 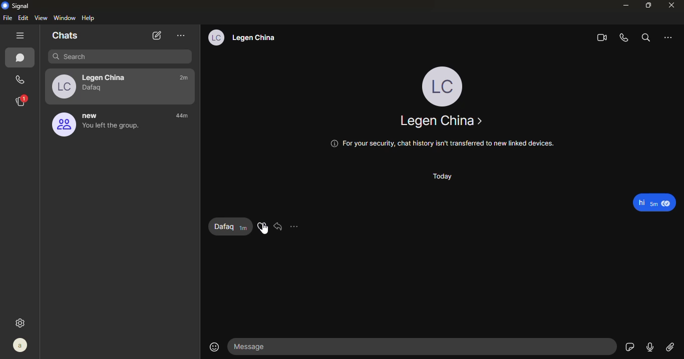 I want to click on Legan china, so click(x=259, y=38).